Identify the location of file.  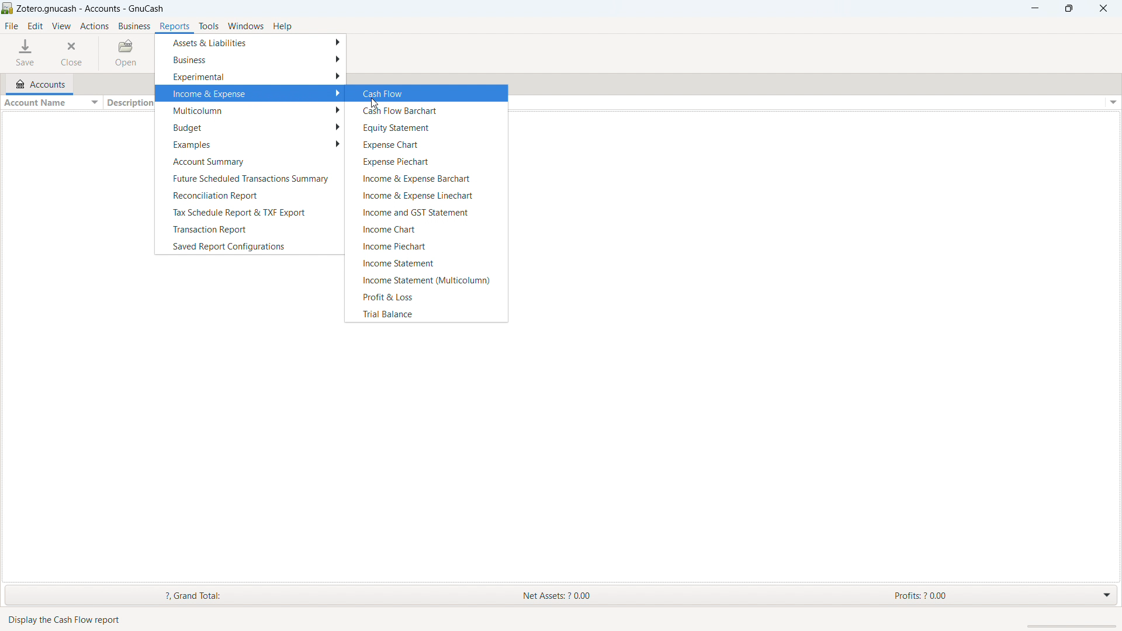
(12, 26).